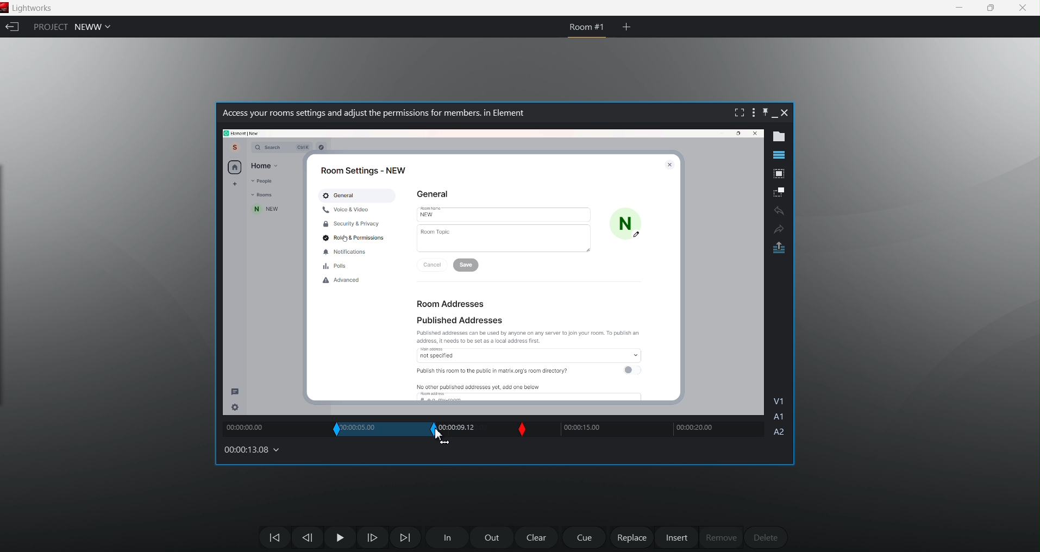  What do you see at coordinates (234, 167) in the screenshot?
I see `home` at bounding box center [234, 167].